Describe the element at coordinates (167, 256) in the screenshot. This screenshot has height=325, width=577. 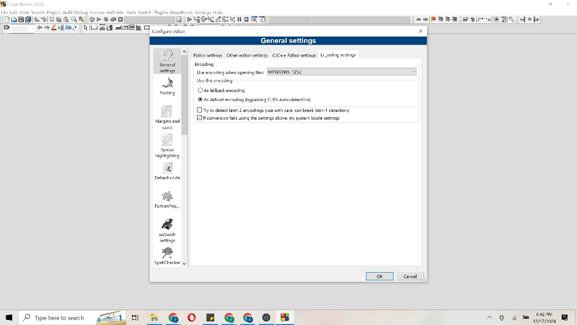
I see `spell checker` at that location.